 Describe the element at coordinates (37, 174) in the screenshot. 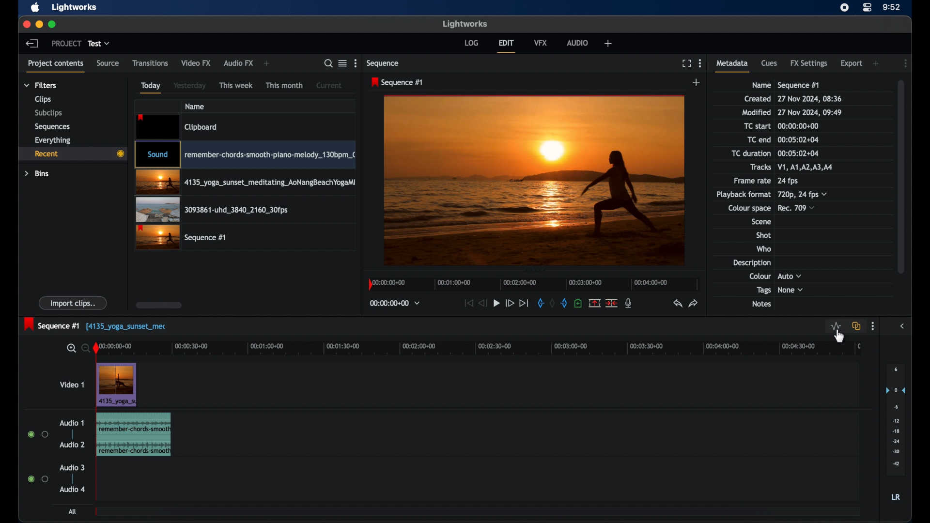

I see `bins` at that location.